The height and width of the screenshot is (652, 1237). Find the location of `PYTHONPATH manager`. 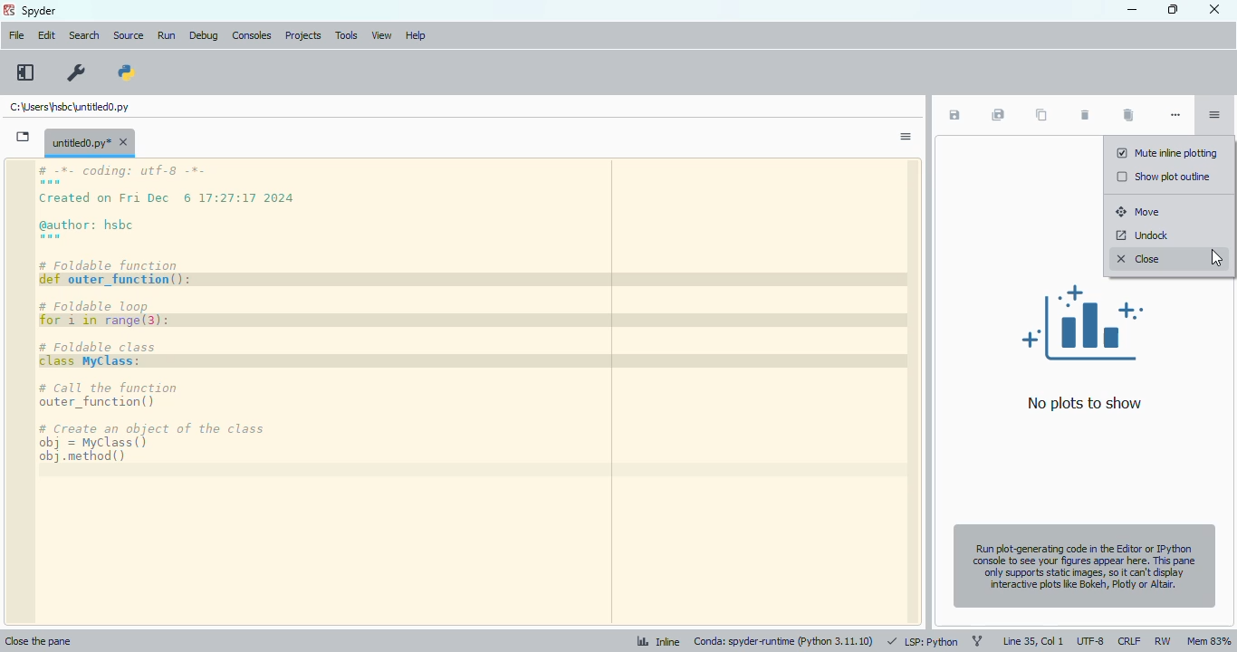

PYTHONPATH manager is located at coordinates (127, 72).